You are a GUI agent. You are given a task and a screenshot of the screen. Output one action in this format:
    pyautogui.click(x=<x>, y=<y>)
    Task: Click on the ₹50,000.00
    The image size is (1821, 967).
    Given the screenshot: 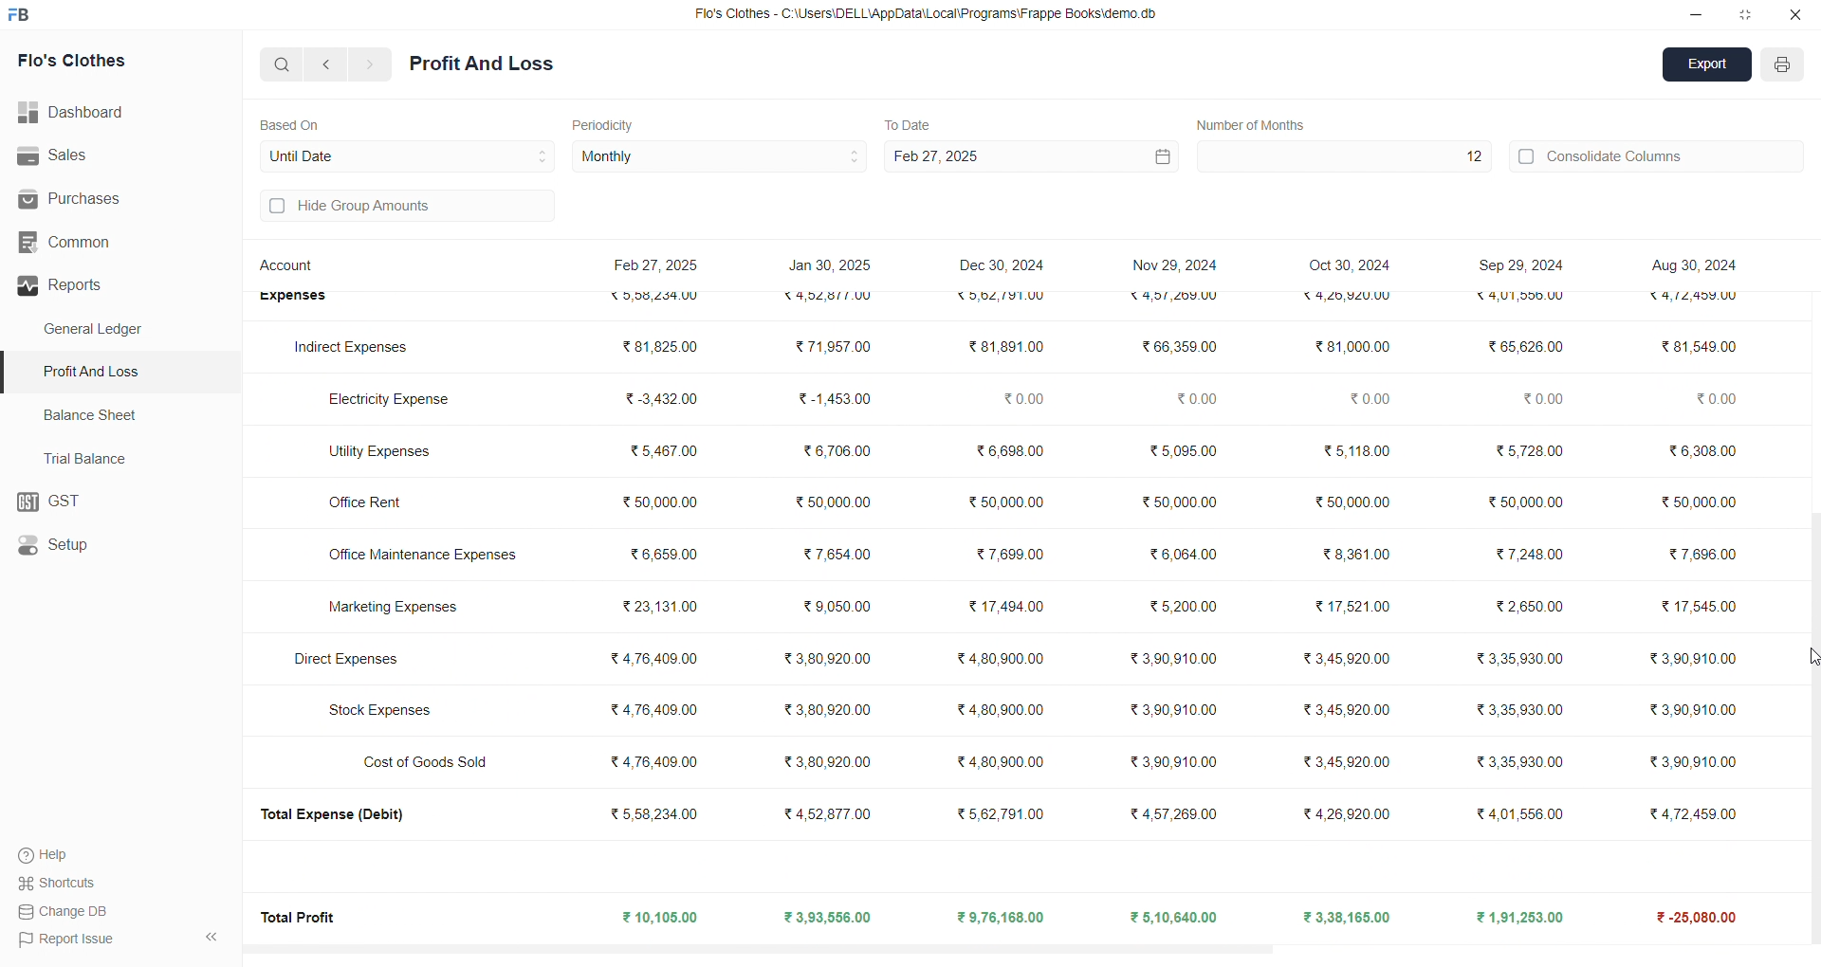 What is the action you would take?
    pyautogui.click(x=1180, y=502)
    